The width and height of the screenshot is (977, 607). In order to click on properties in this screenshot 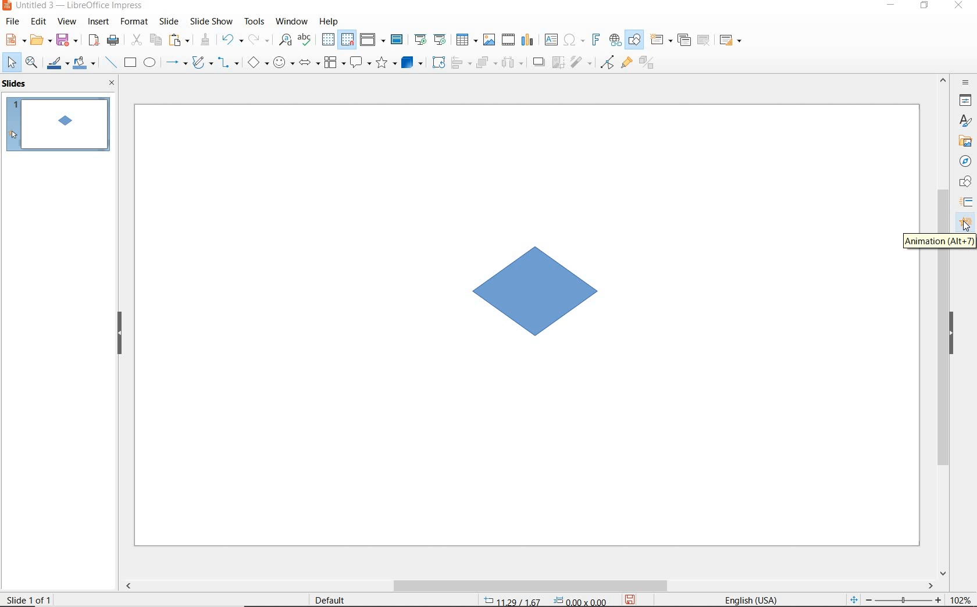, I will do `click(965, 101)`.